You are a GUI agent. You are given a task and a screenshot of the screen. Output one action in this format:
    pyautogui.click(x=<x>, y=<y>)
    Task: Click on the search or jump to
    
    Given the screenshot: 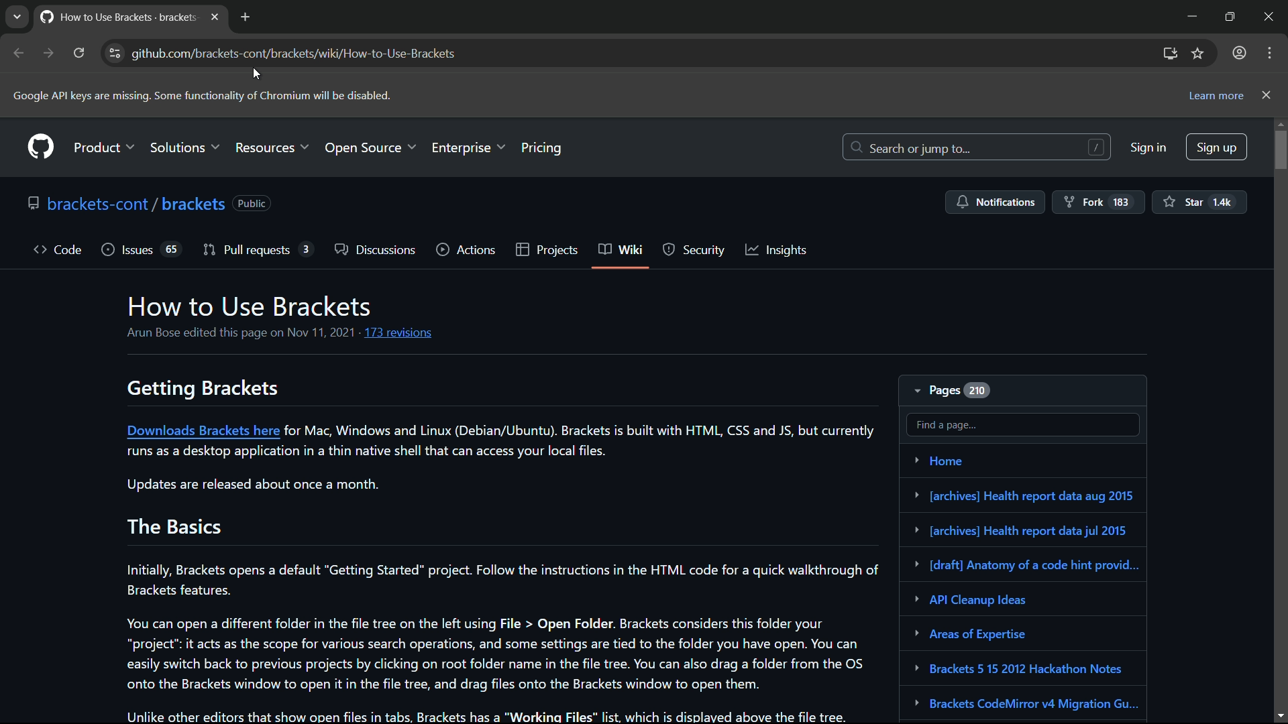 What is the action you would take?
    pyautogui.click(x=975, y=147)
    